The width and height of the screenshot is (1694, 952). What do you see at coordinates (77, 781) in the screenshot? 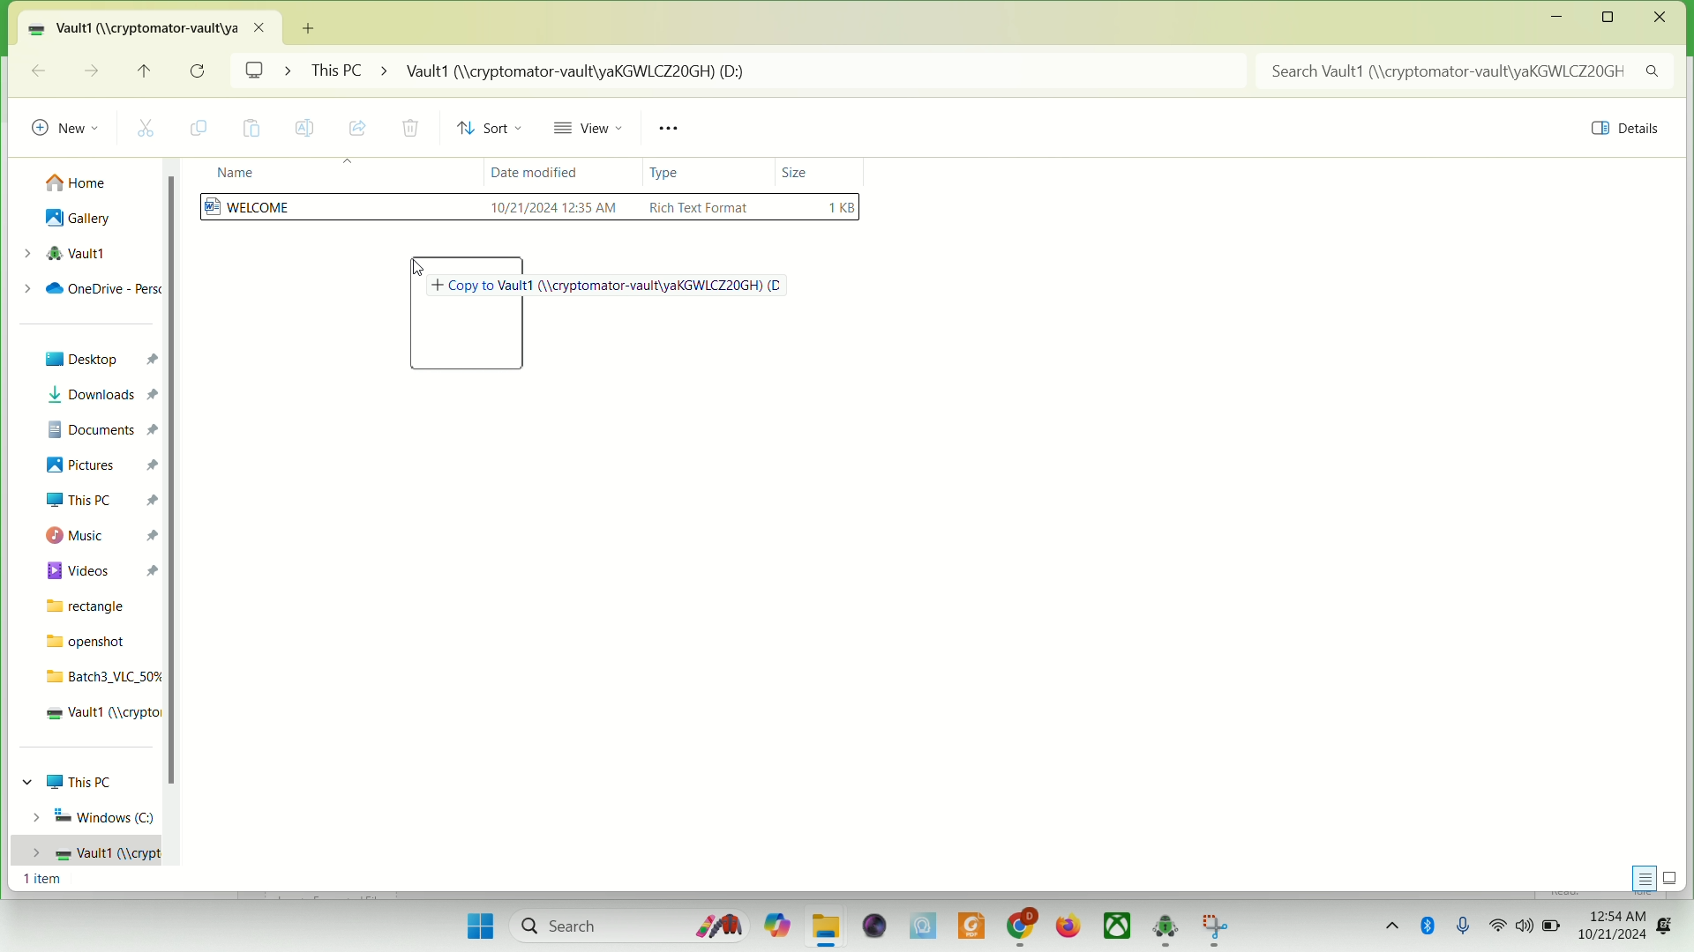
I see `This PC` at bounding box center [77, 781].